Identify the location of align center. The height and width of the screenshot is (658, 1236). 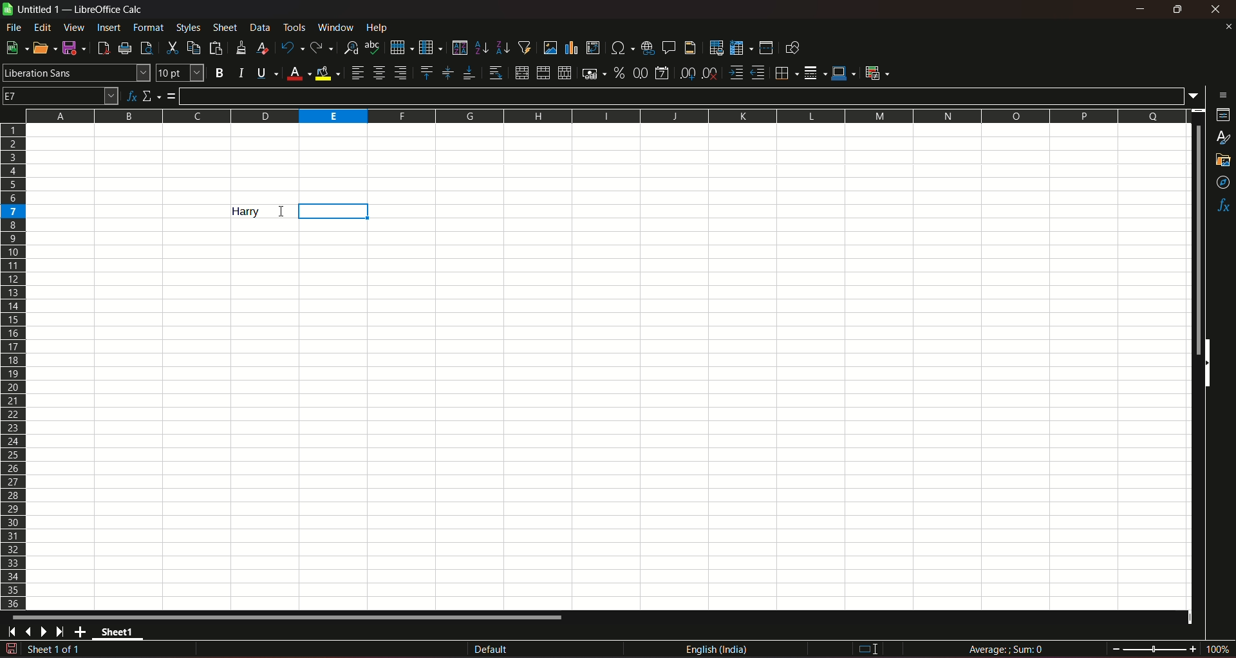
(379, 73).